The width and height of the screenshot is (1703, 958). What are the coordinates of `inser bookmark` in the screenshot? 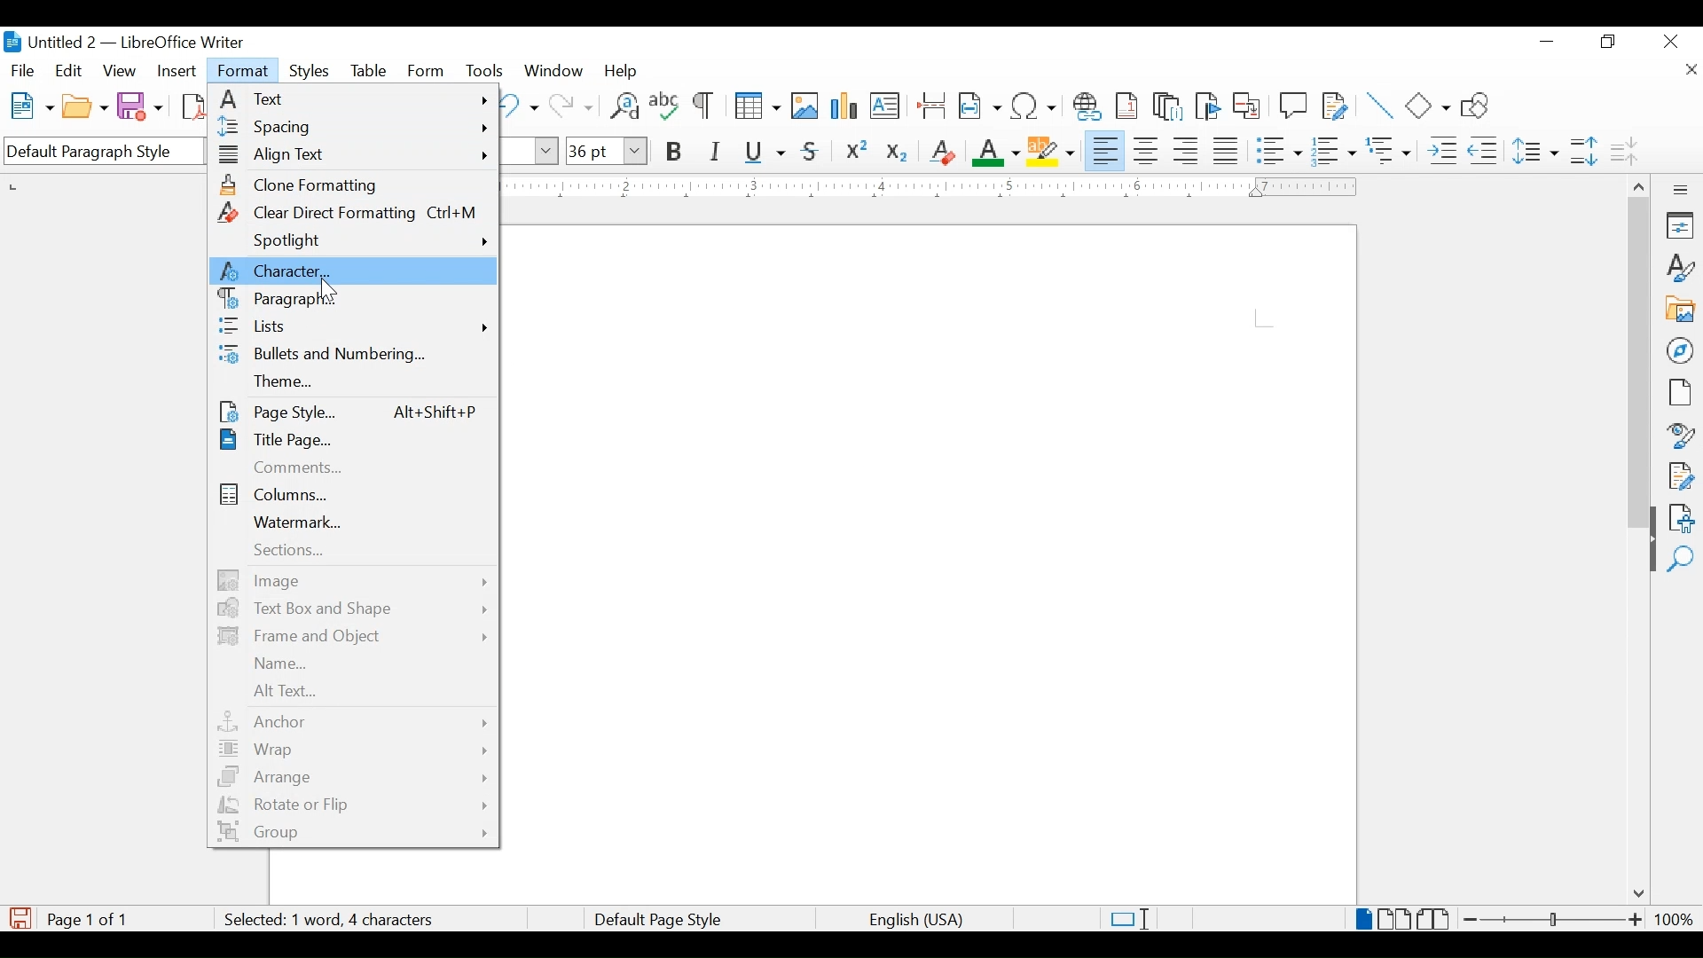 It's located at (1207, 106).